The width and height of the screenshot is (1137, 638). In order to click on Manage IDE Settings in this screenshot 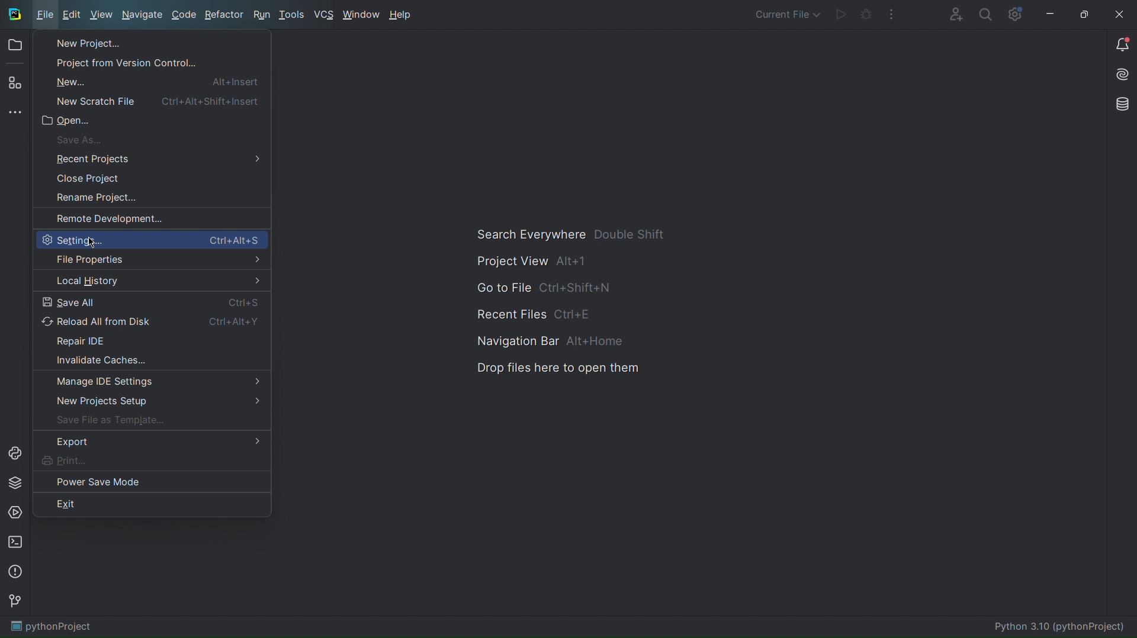, I will do `click(151, 383)`.